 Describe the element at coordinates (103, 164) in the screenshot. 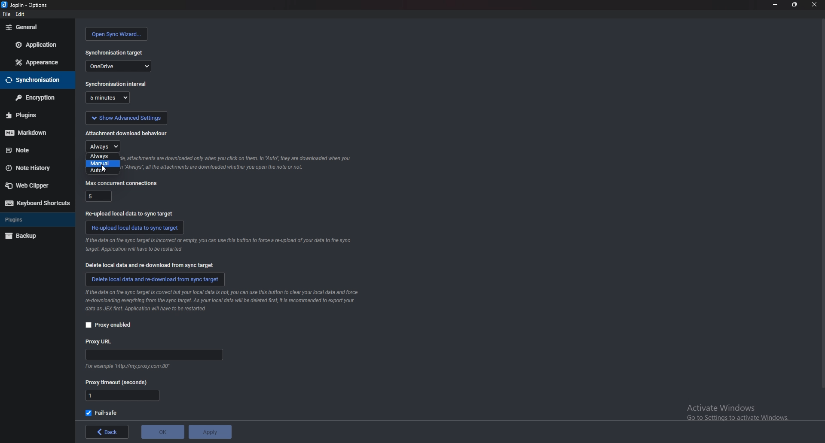

I see `manual` at that location.